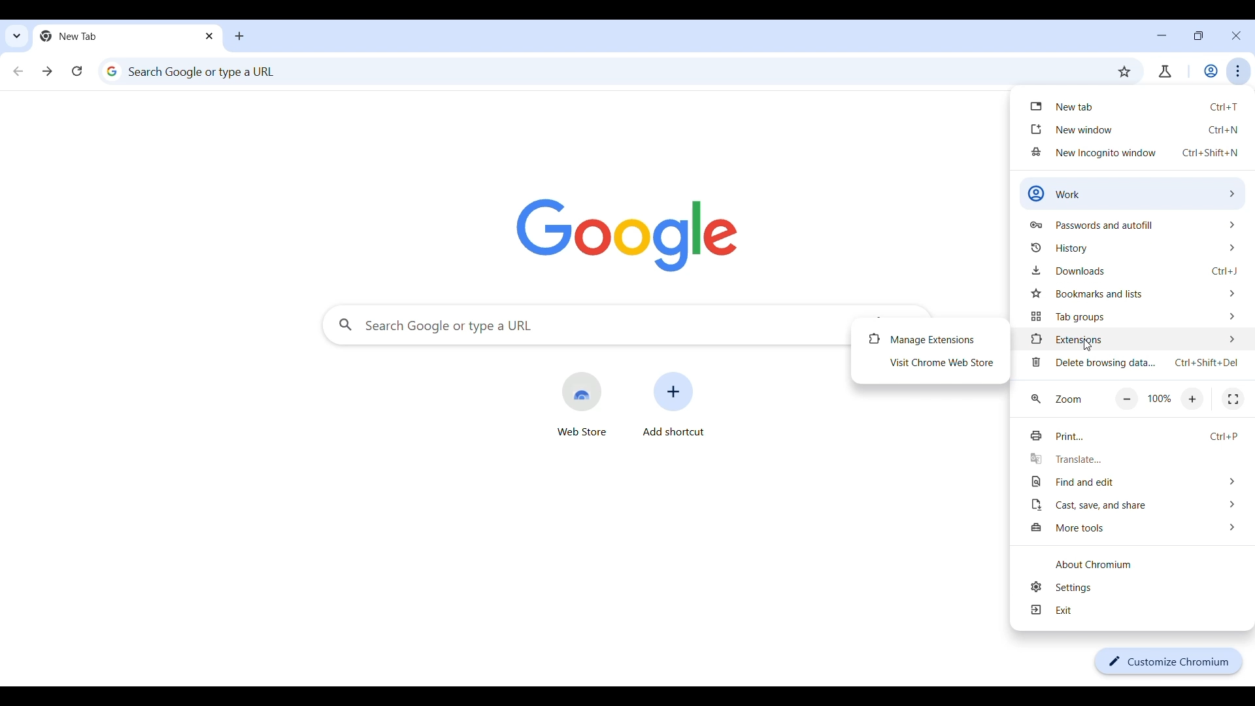  Describe the element at coordinates (1134, 271) in the screenshot. I see `Downloads` at that location.